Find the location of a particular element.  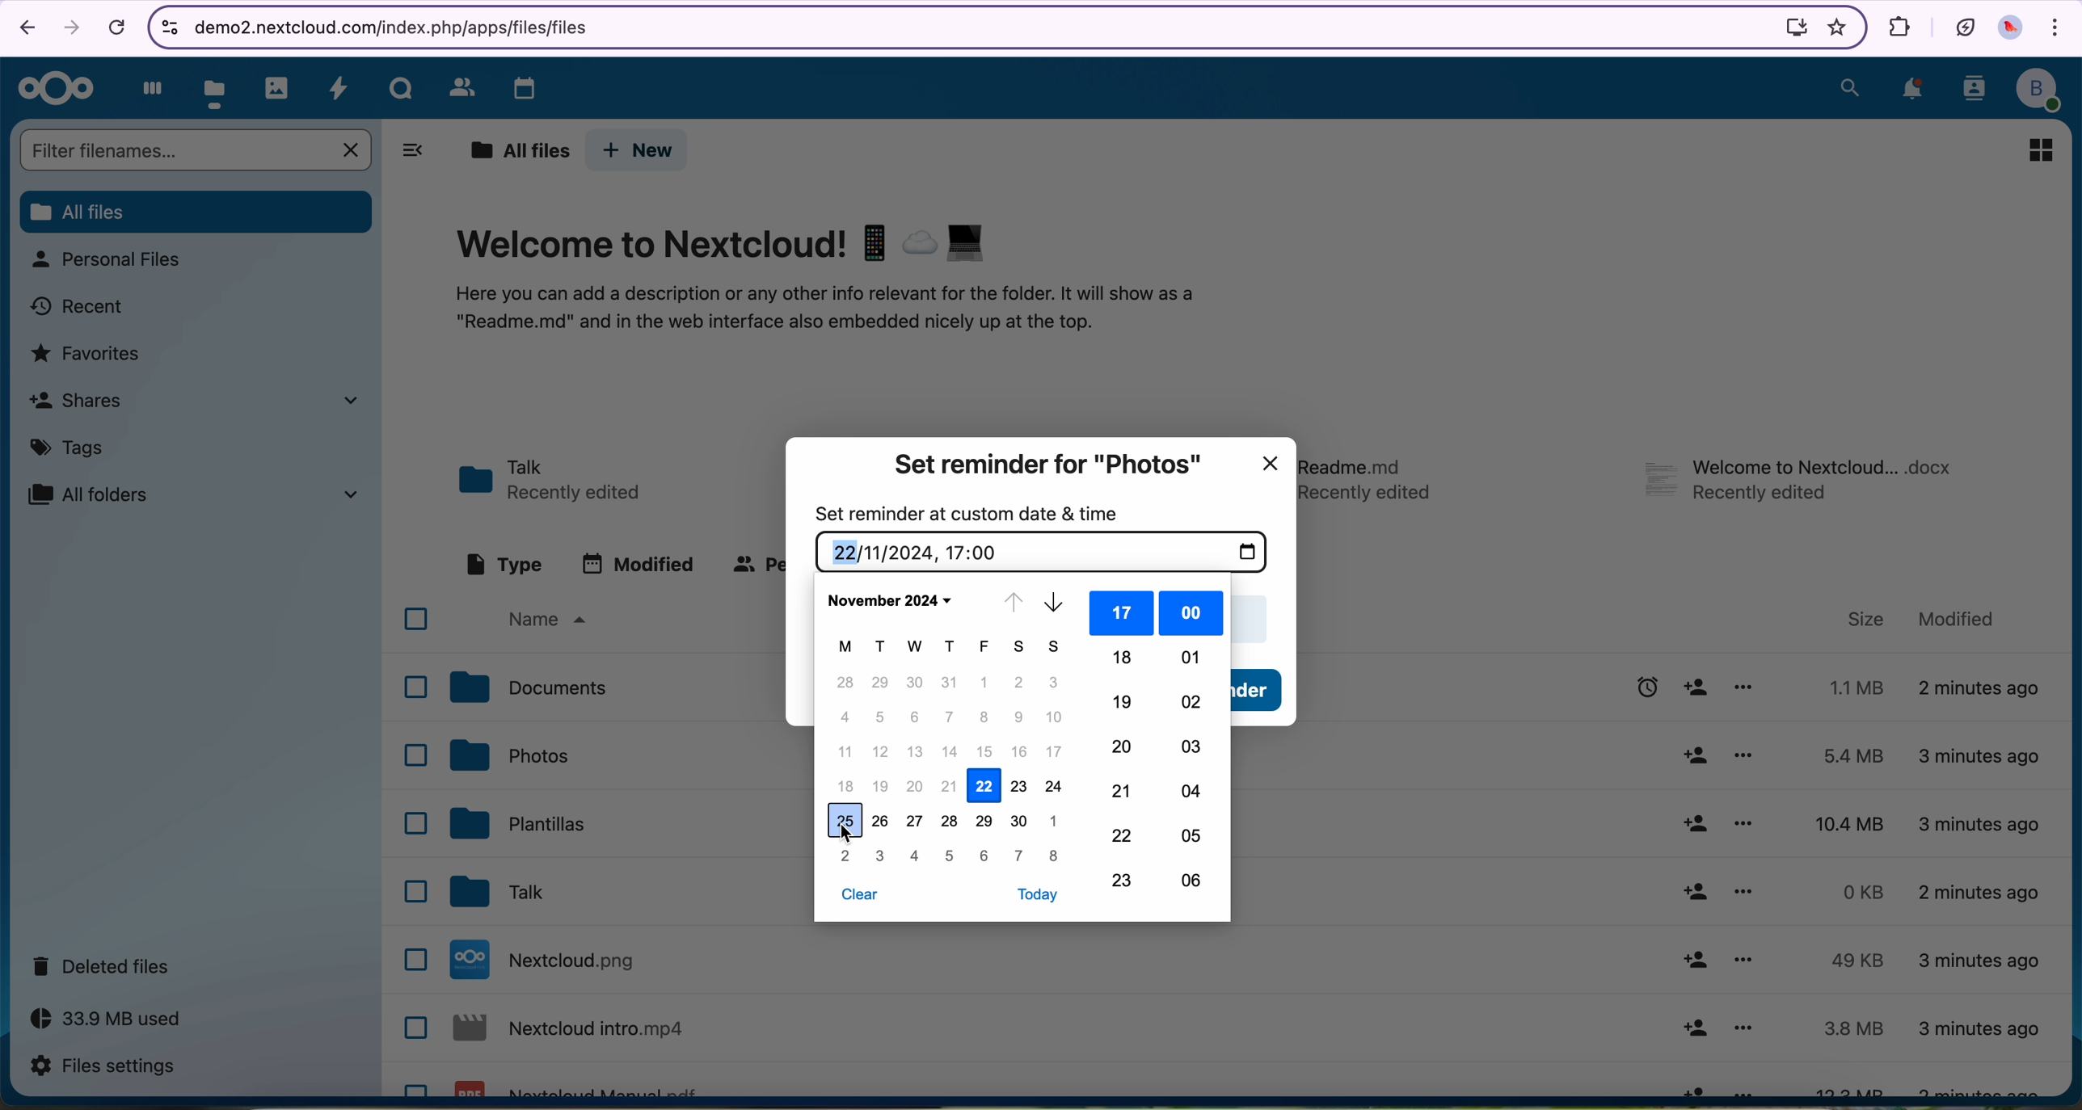

set reminder at custom date and time is located at coordinates (971, 512).